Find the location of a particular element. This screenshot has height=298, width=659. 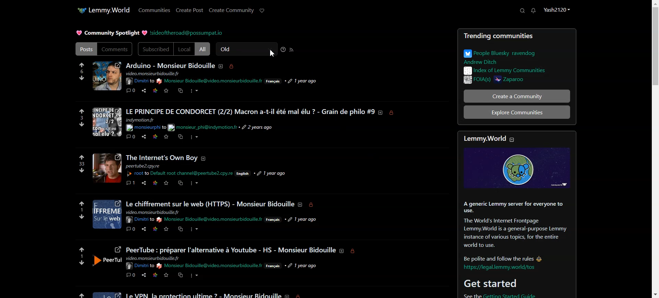

About is located at coordinates (481, 138).